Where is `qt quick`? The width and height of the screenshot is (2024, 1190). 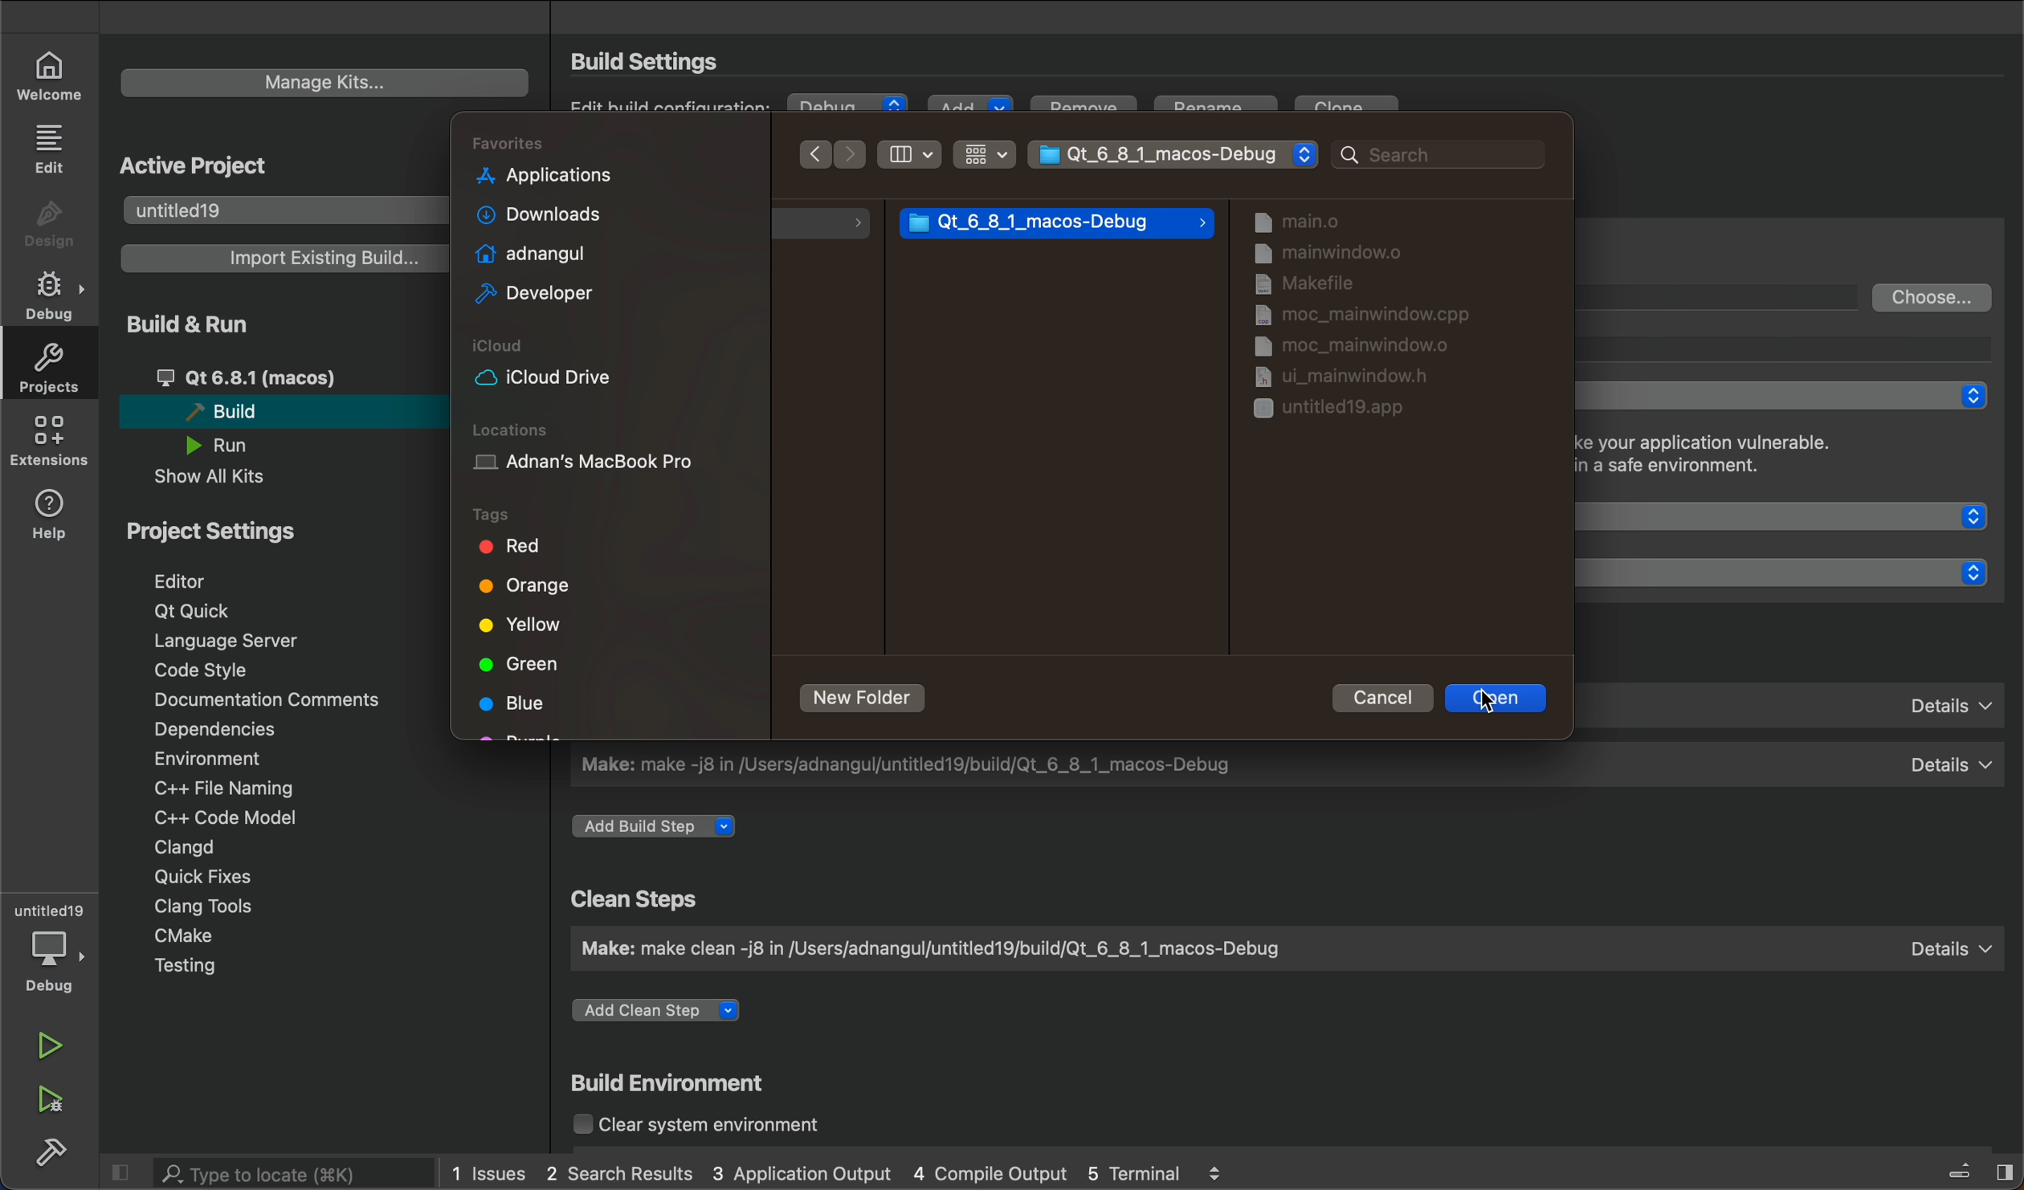
qt quick is located at coordinates (197, 612).